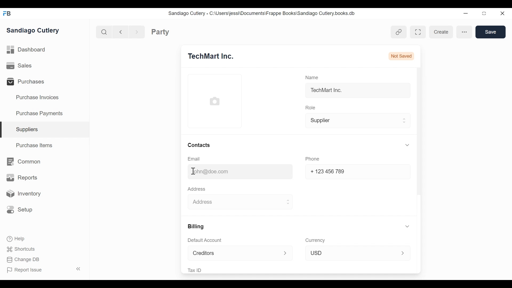  I want to click on Purchase Payments, so click(41, 113).